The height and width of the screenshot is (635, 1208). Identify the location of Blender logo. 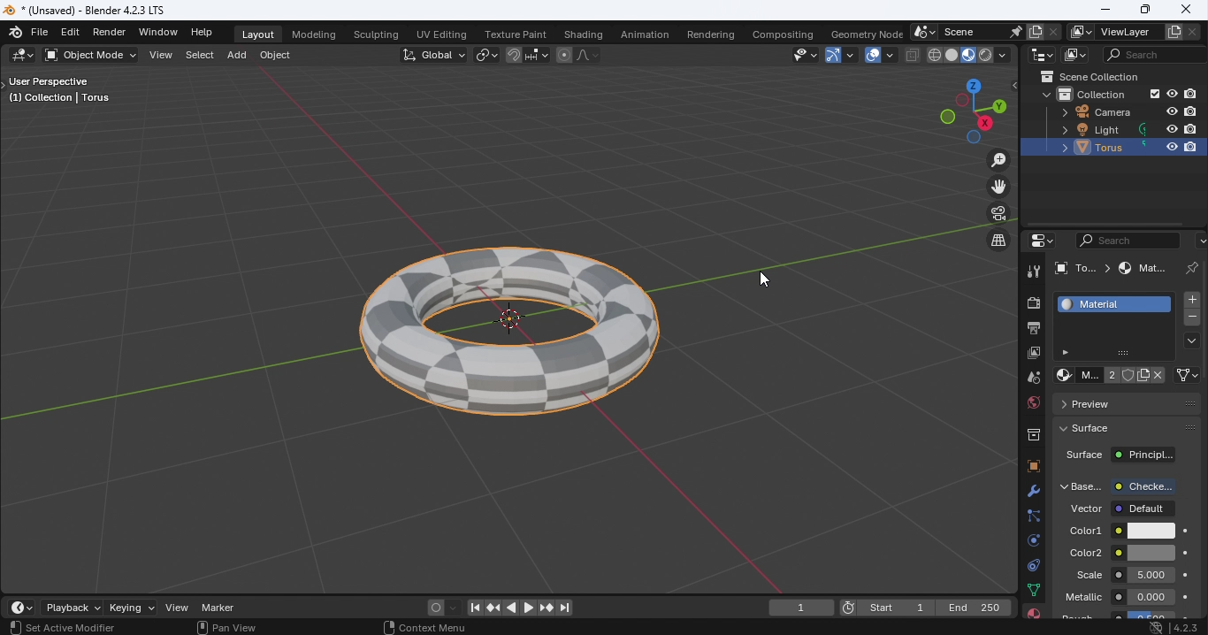
(14, 32).